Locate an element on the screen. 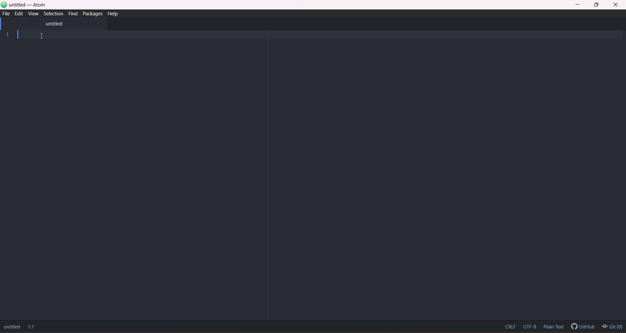 The height and width of the screenshot is (333, 626). Minimize is located at coordinates (580, 5).